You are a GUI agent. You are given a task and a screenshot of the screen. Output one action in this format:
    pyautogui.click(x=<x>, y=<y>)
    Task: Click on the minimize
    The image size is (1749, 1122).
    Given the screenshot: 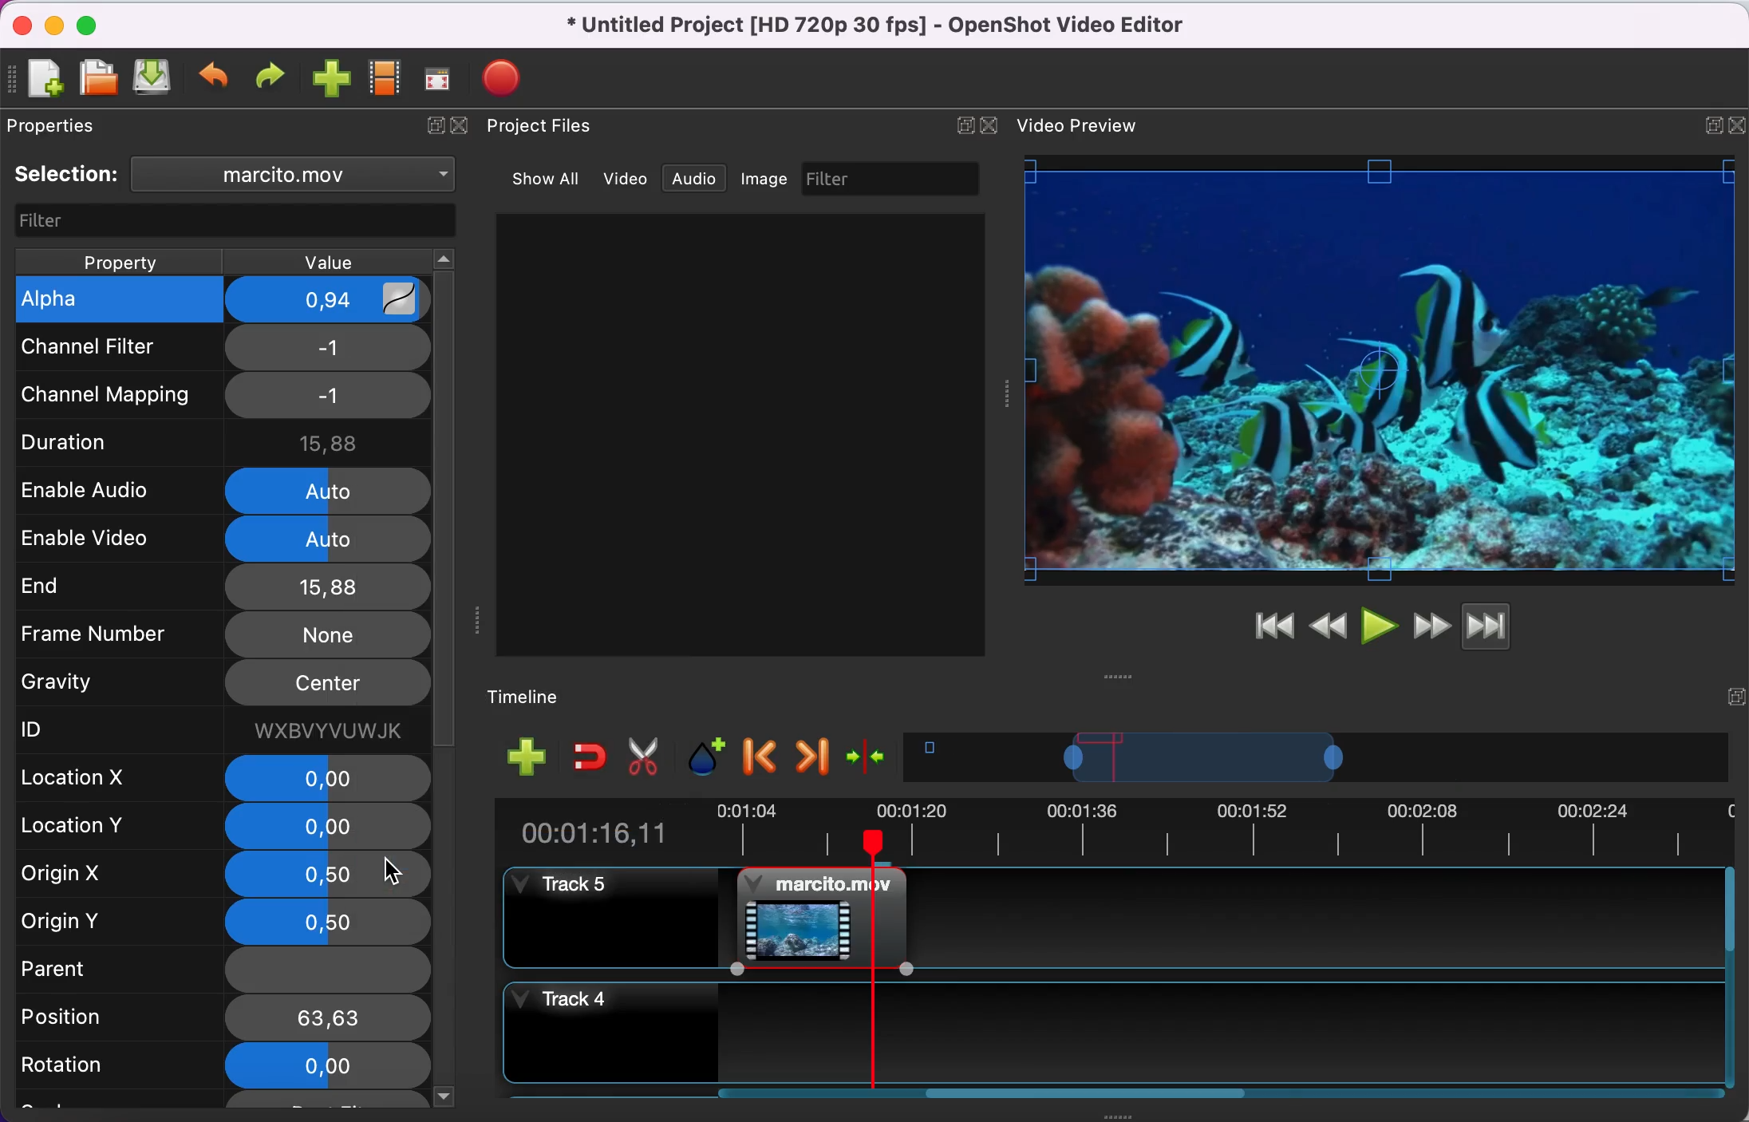 What is the action you would take?
    pyautogui.click(x=53, y=24)
    